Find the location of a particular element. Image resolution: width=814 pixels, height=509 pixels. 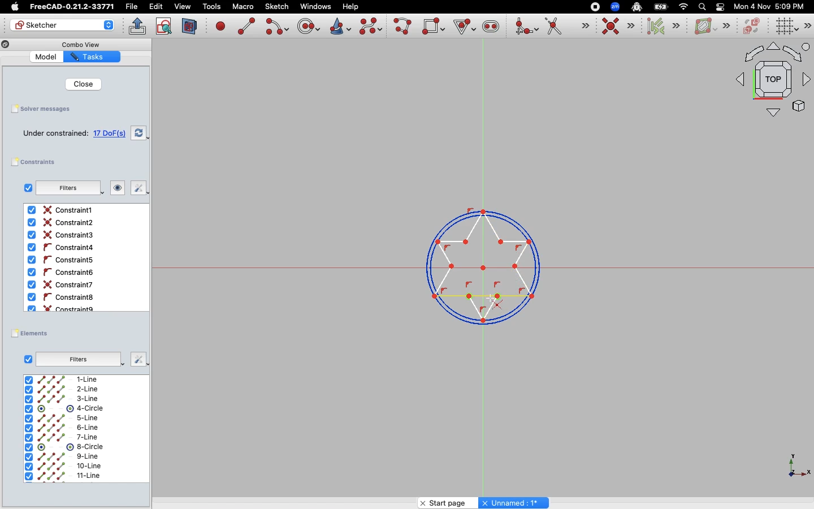

Macro is located at coordinates (242, 7).